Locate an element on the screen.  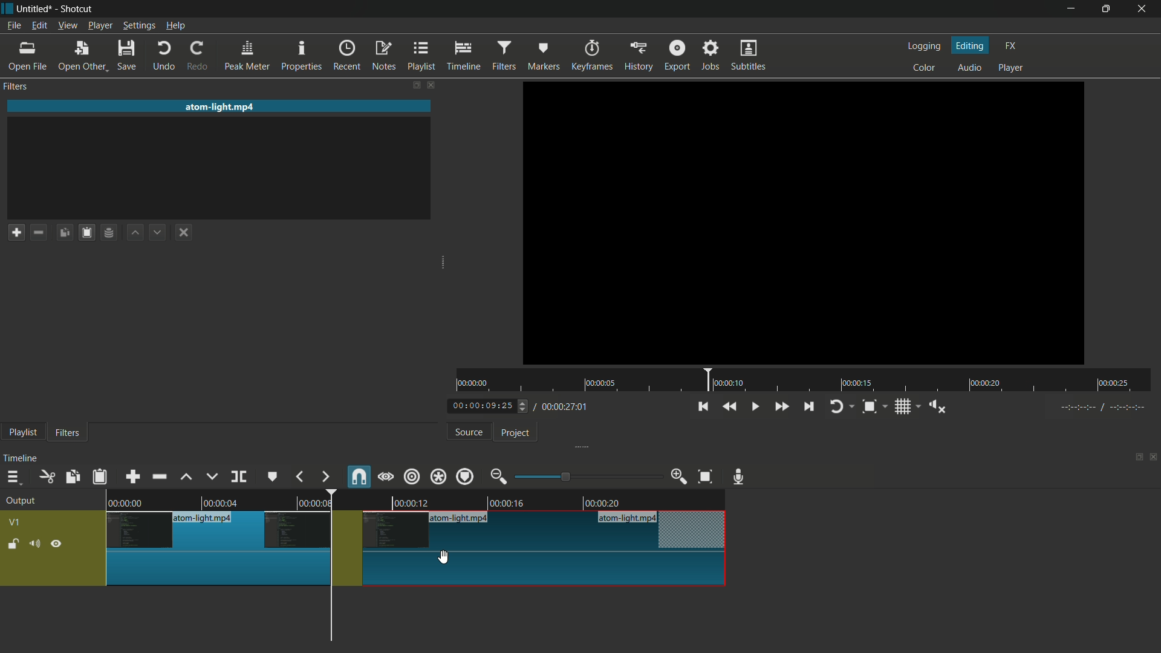
playlist is located at coordinates (22, 434).